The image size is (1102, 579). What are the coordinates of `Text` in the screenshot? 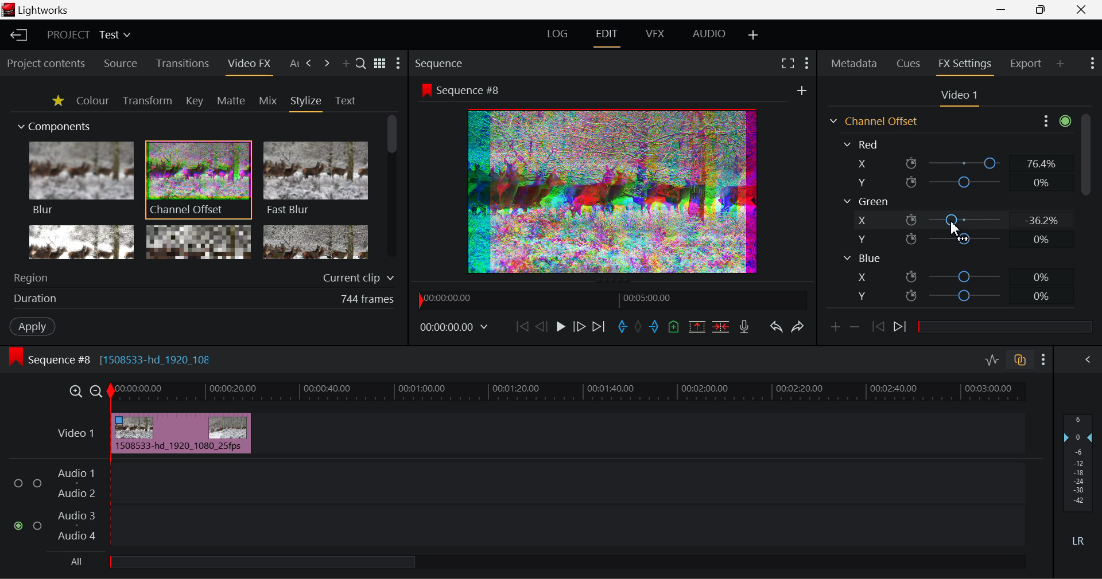 It's located at (345, 101).